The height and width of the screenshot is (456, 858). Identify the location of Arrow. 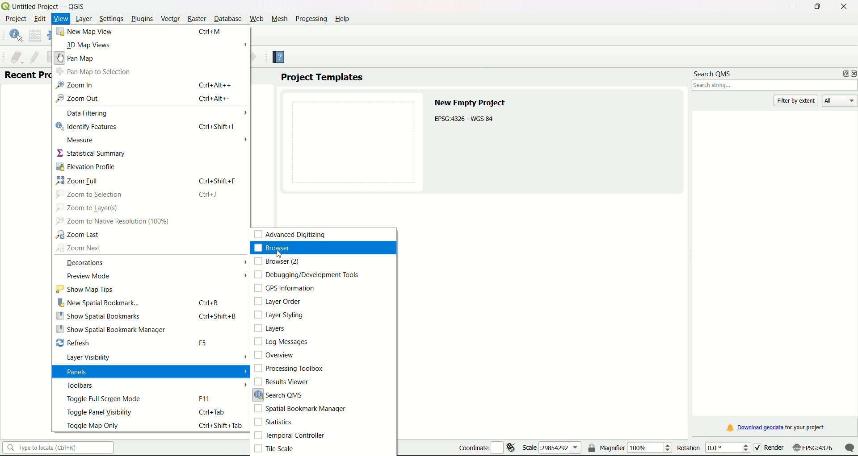
(245, 140).